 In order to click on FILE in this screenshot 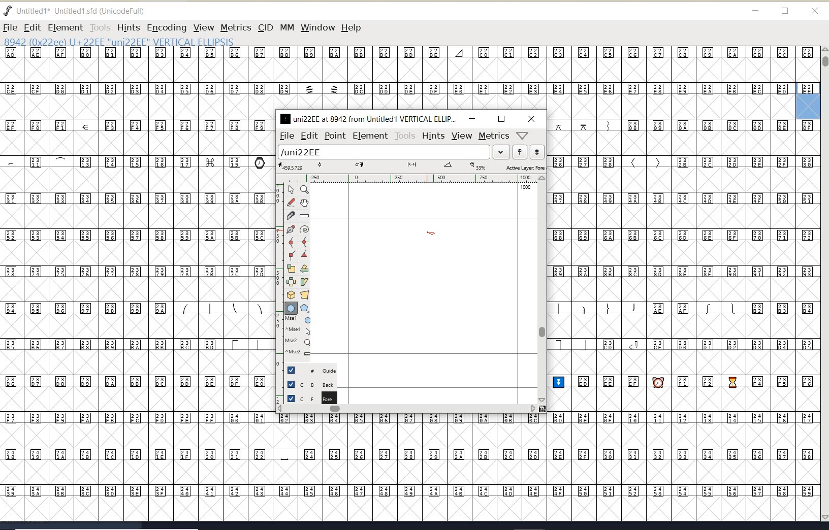, I will do `click(10, 27)`.